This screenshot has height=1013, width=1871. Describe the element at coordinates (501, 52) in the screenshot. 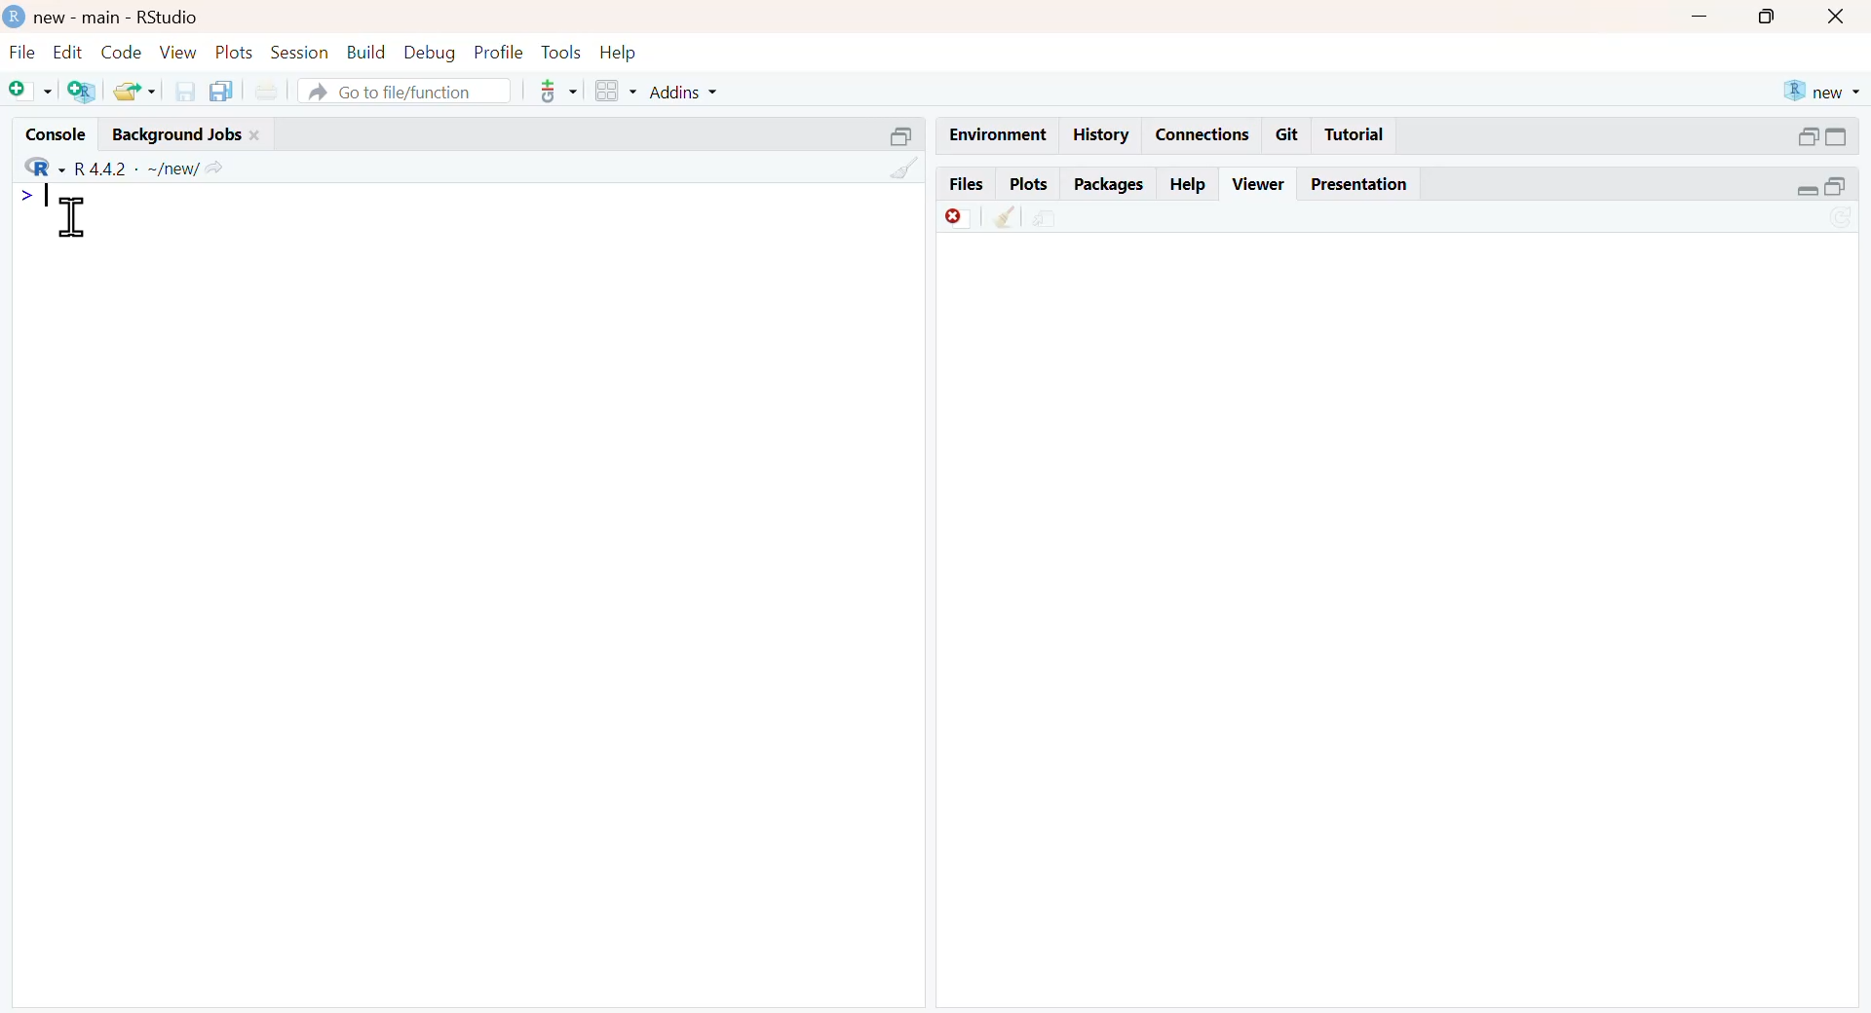

I see `profile` at that location.